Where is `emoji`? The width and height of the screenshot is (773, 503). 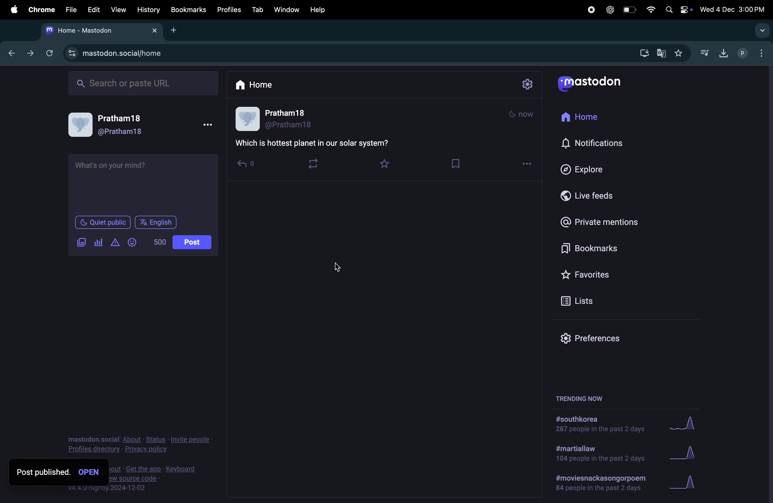 emoji is located at coordinates (134, 242).